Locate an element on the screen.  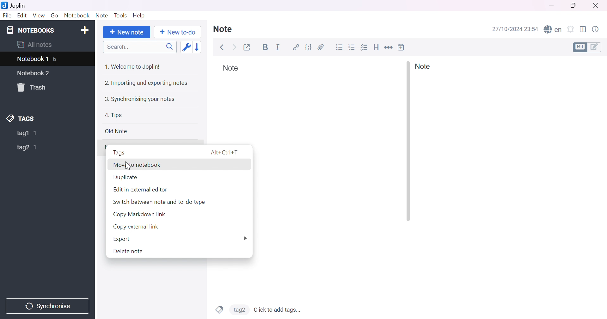
Copy markdown link is located at coordinates (140, 215).